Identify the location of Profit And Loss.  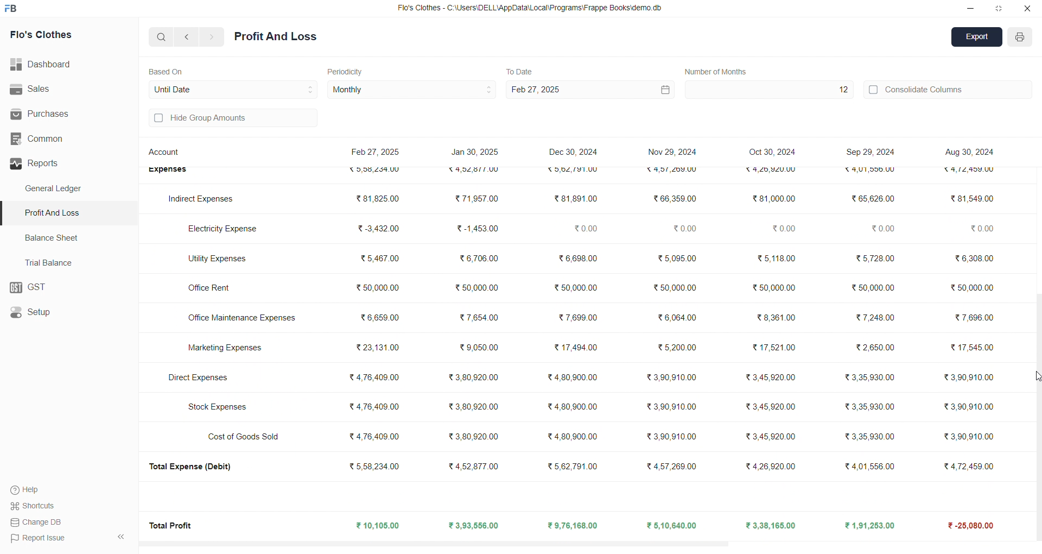
(71, 212).